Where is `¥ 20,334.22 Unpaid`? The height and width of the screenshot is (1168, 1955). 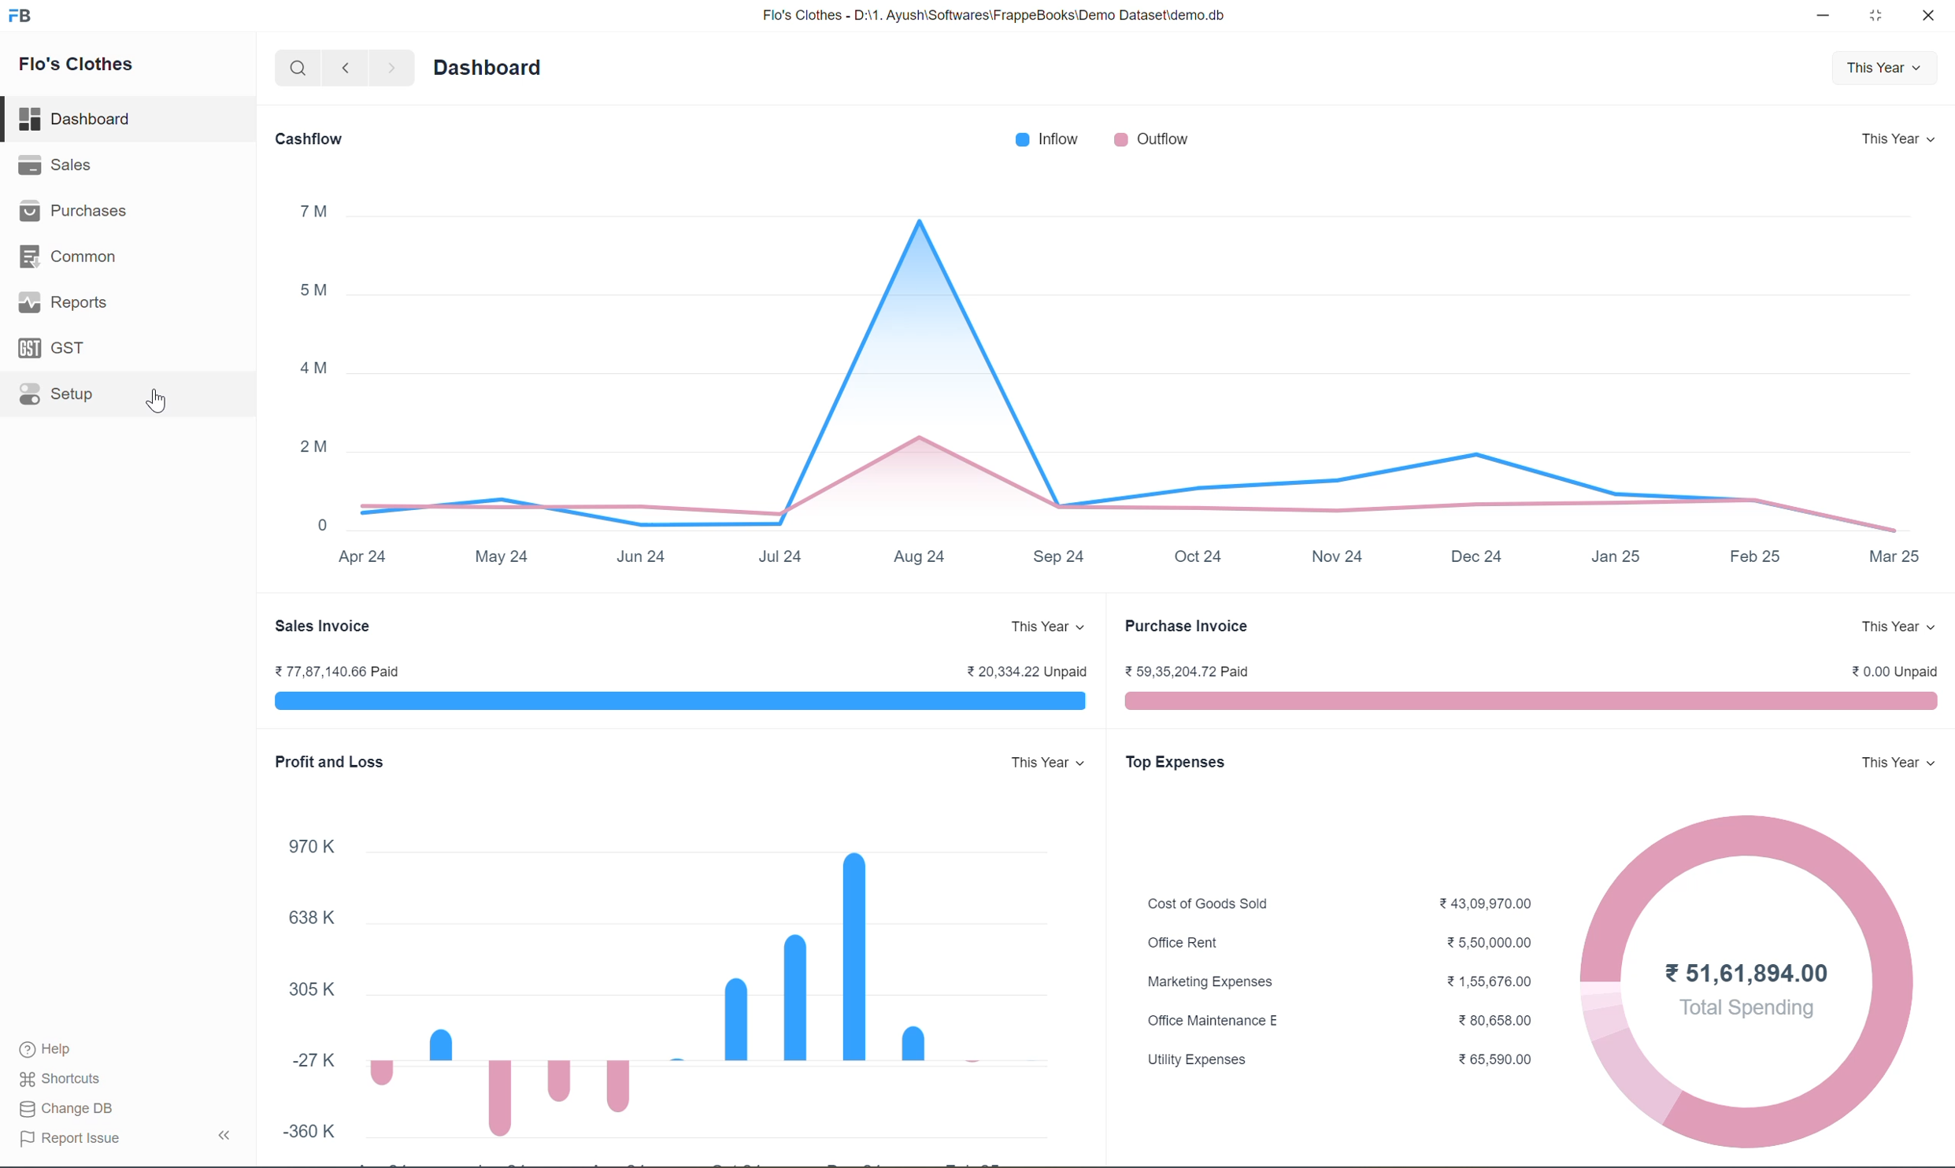
¥ 20,334.22 Unpaid is located at coordinates (1025, 672).